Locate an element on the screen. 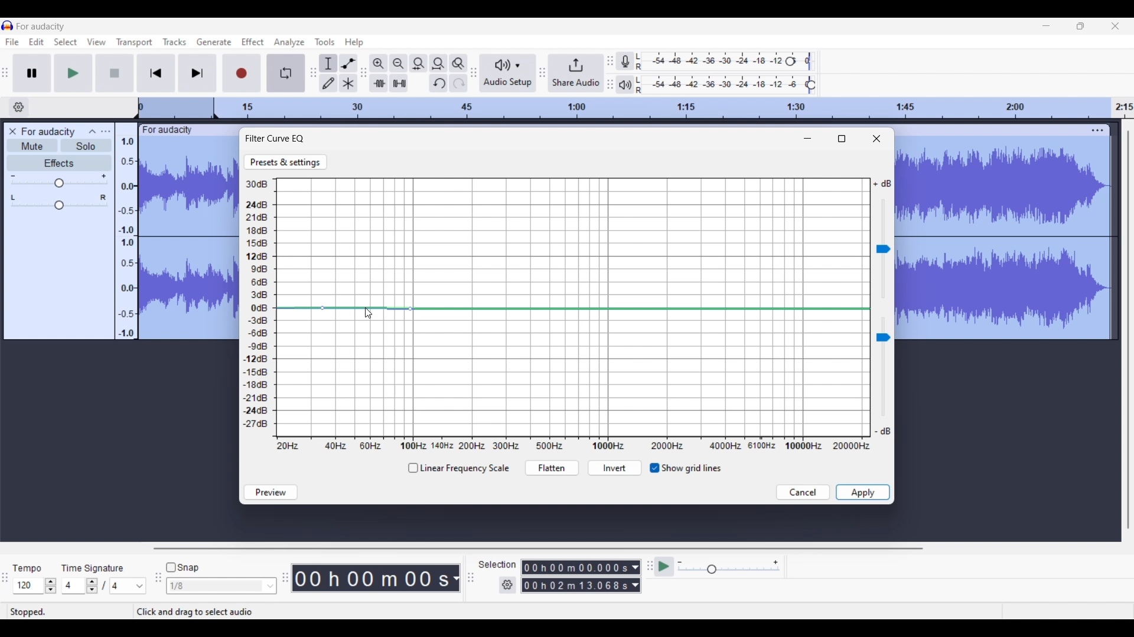 The height and width of the screenshot is (637, 1134). Vertical slide bar is located at coordinates (1128, 329).